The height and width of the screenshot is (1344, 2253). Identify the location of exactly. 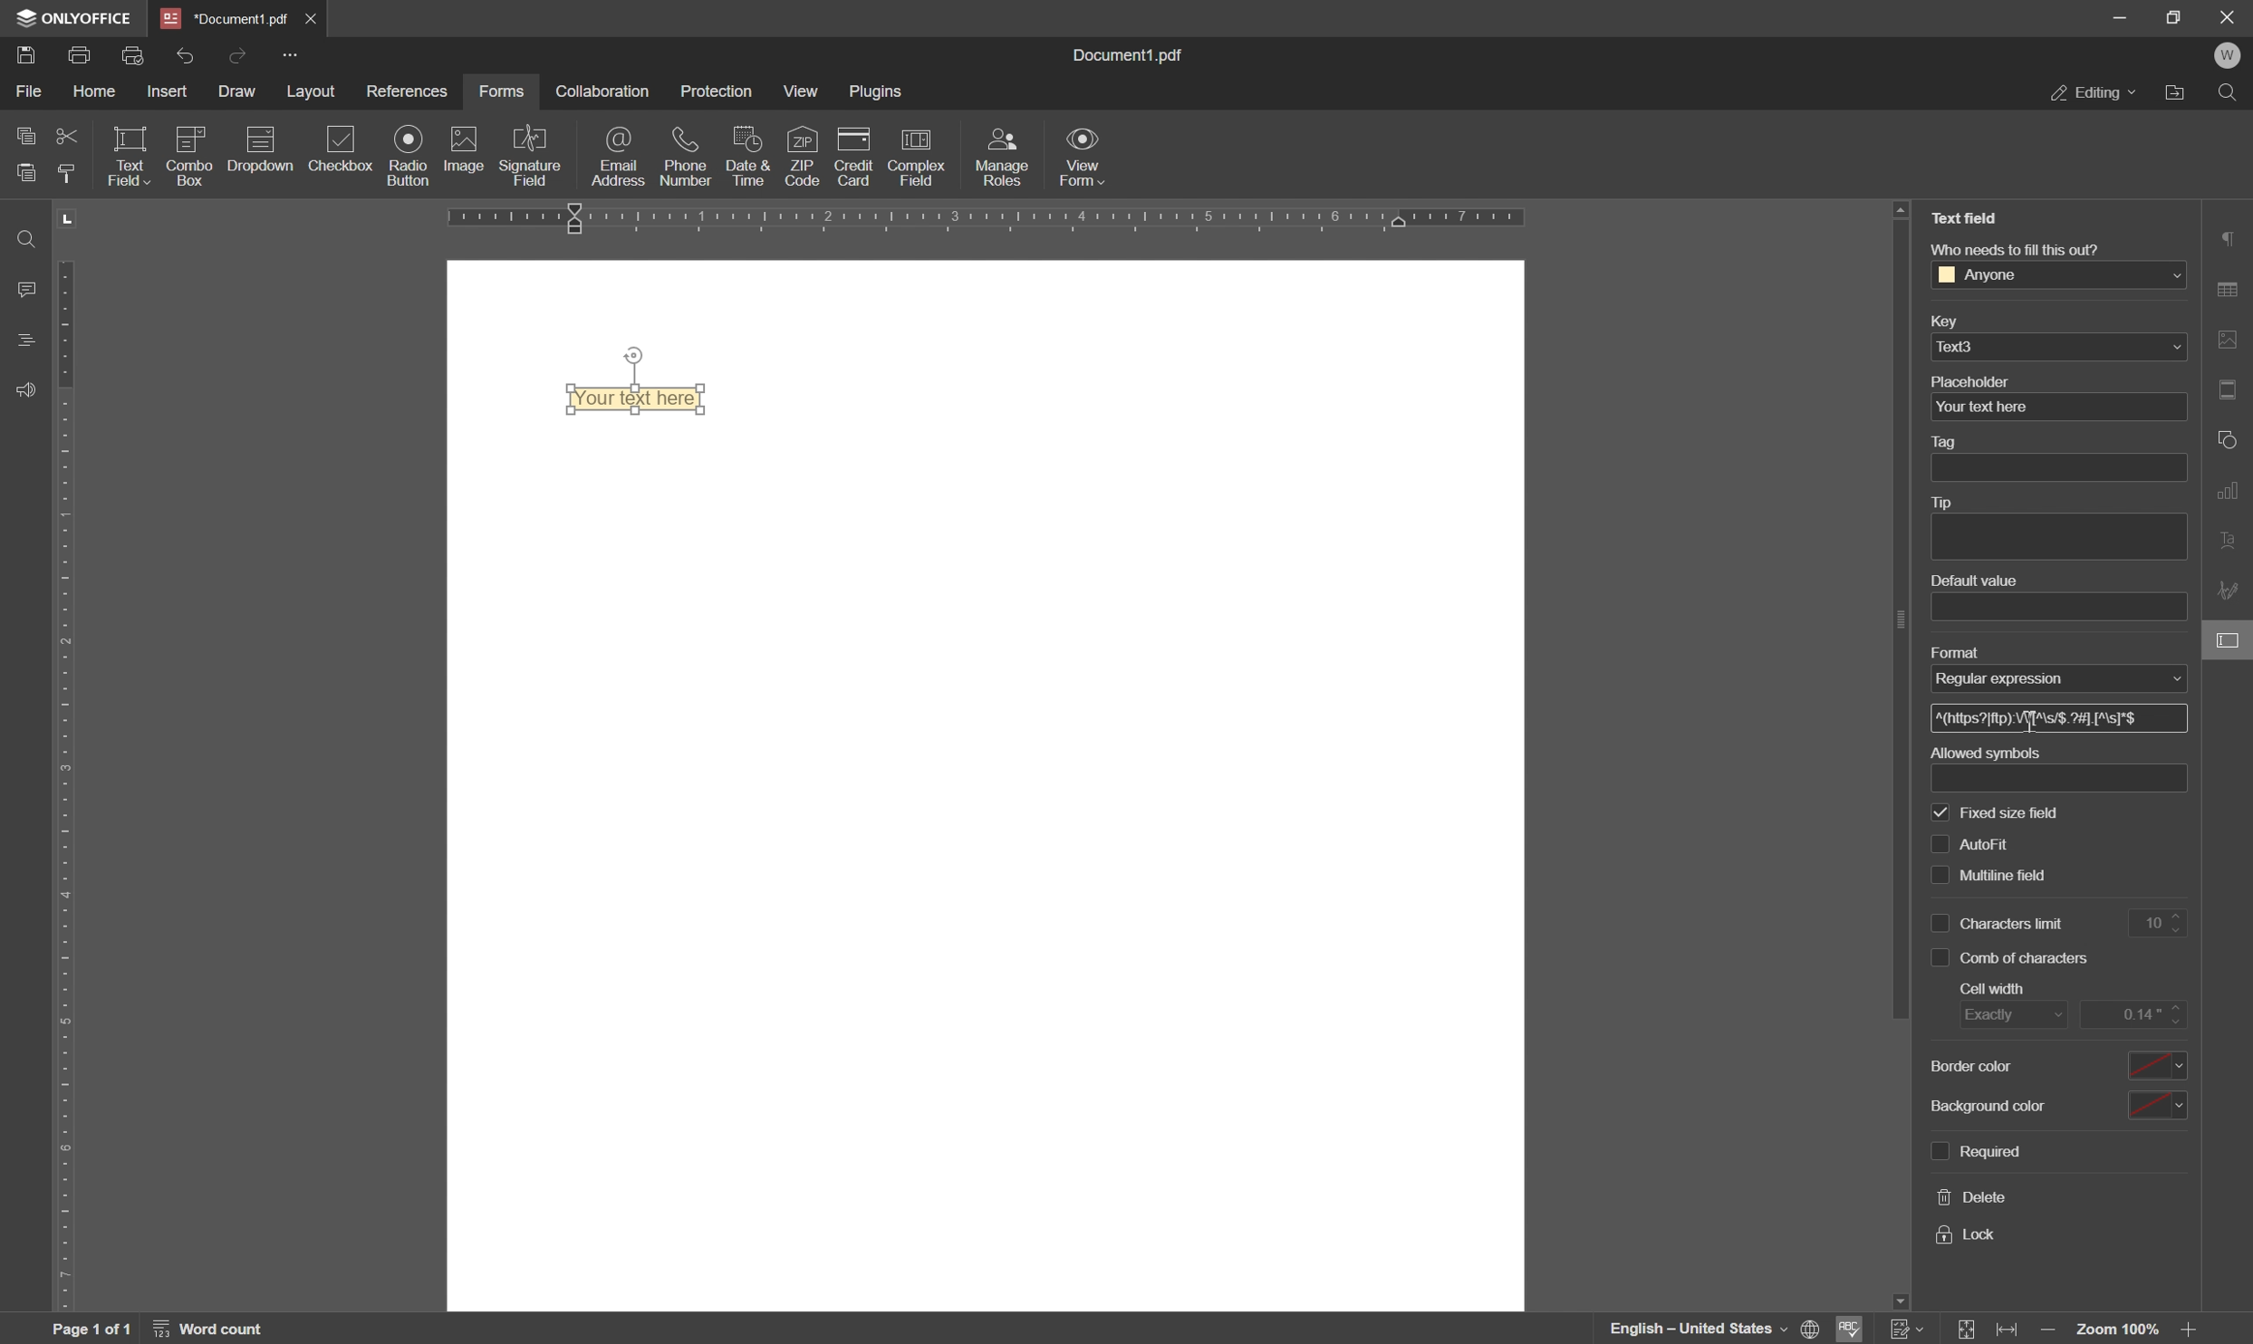
(2009, 1018).